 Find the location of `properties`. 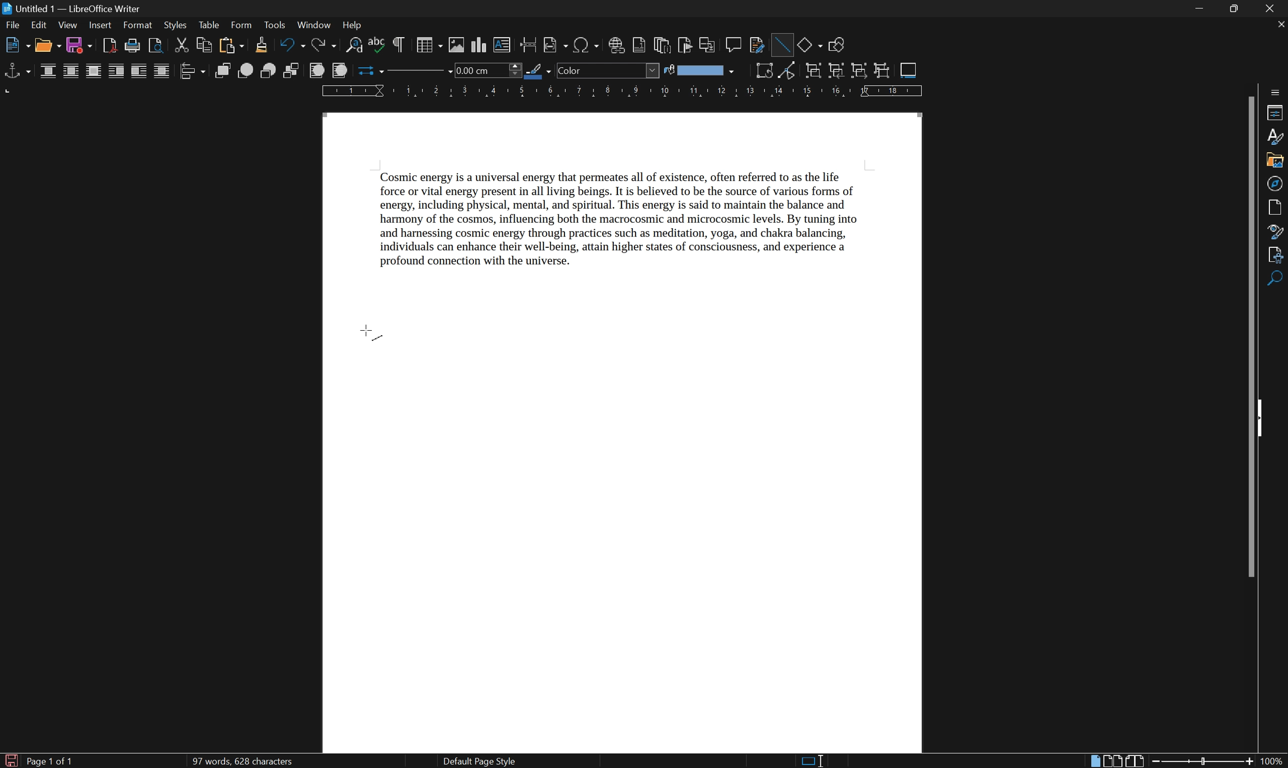

properties is located at coordinates (1275, 112).